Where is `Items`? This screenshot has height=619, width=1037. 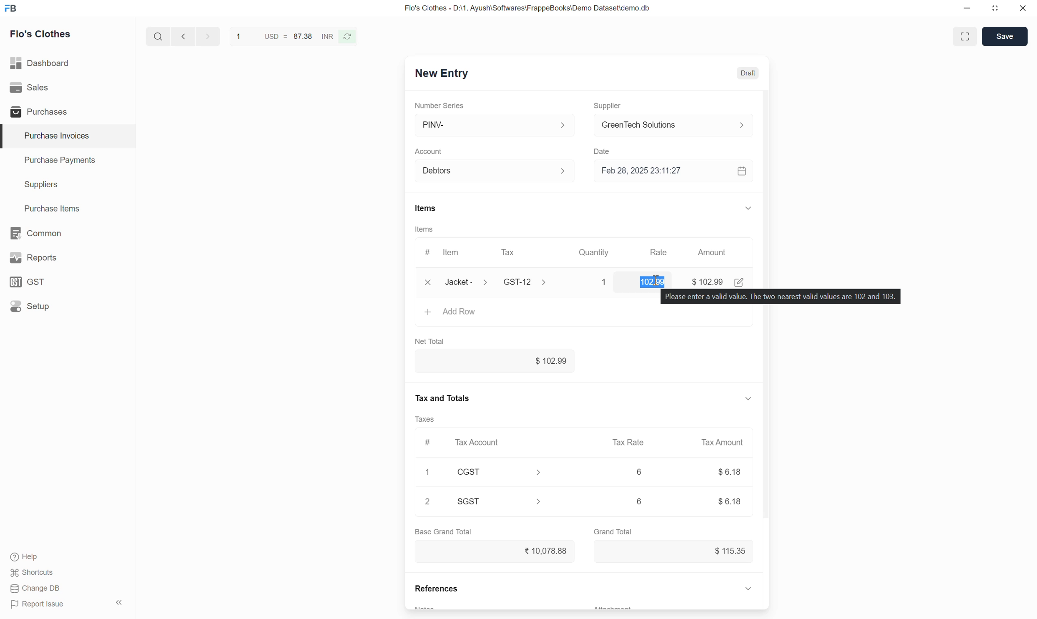 Items is located at coordinates (424, 229).